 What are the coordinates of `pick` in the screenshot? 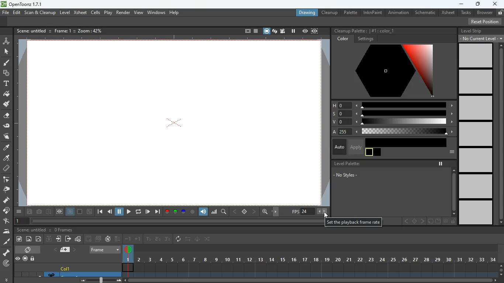 It's located at (6, 191).